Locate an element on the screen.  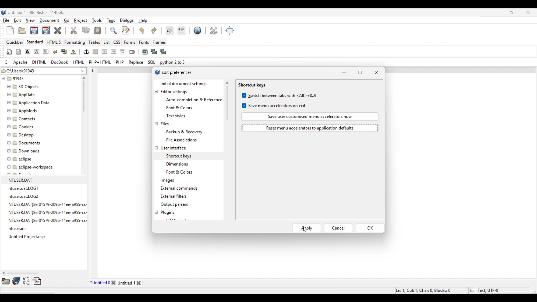
File Associations is located at coordinates (181, 140).